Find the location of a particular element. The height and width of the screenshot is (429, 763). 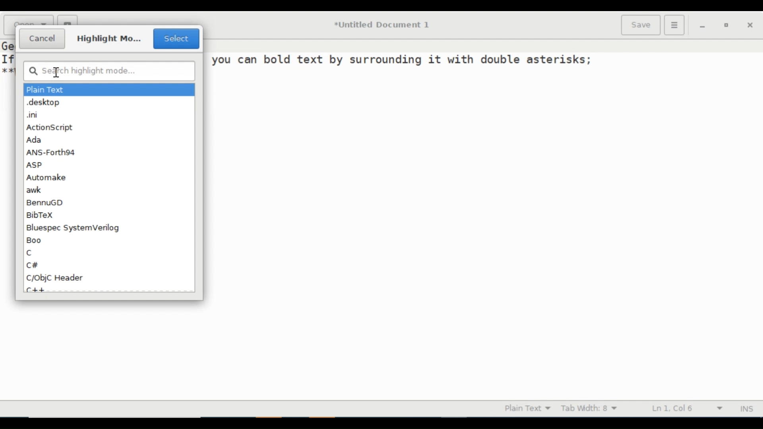

*Untitled Document 1 is located at coordinates (382, 25).